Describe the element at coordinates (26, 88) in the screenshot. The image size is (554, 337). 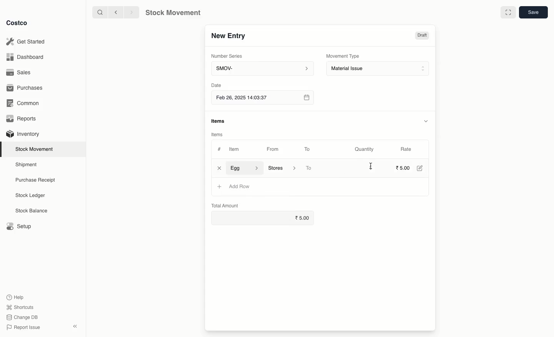
I see `Purchases` at that location.